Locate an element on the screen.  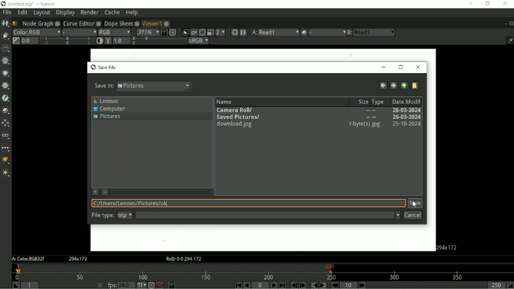
Next increment is located at coordinates (362, 285).